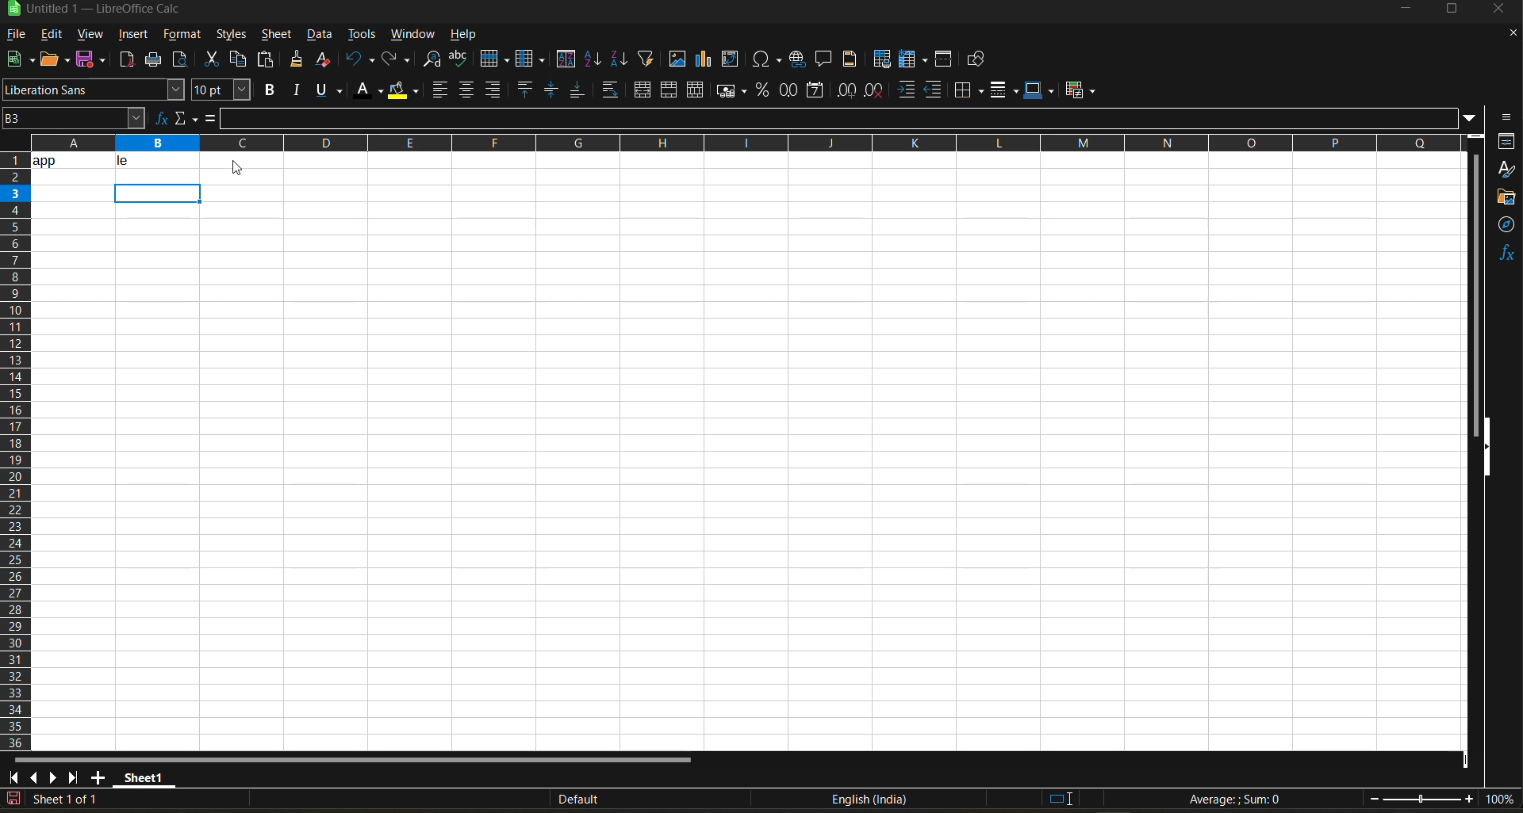  Describe the element at coordinates (94, 90) in the screenshot. I see `font name` at that location.